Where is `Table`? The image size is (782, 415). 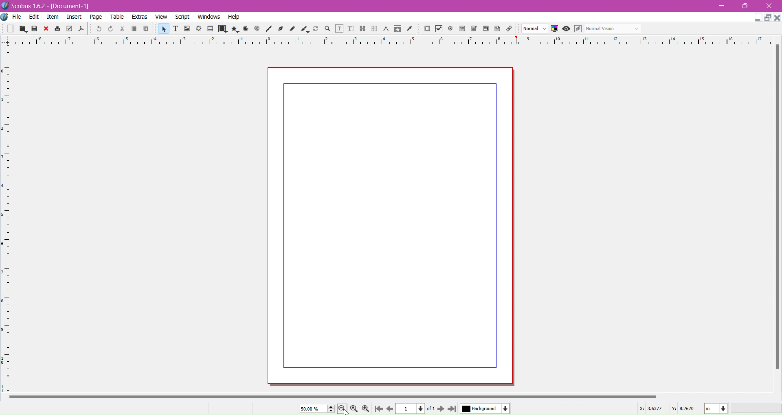 Table is located at coordinates (210, 29).